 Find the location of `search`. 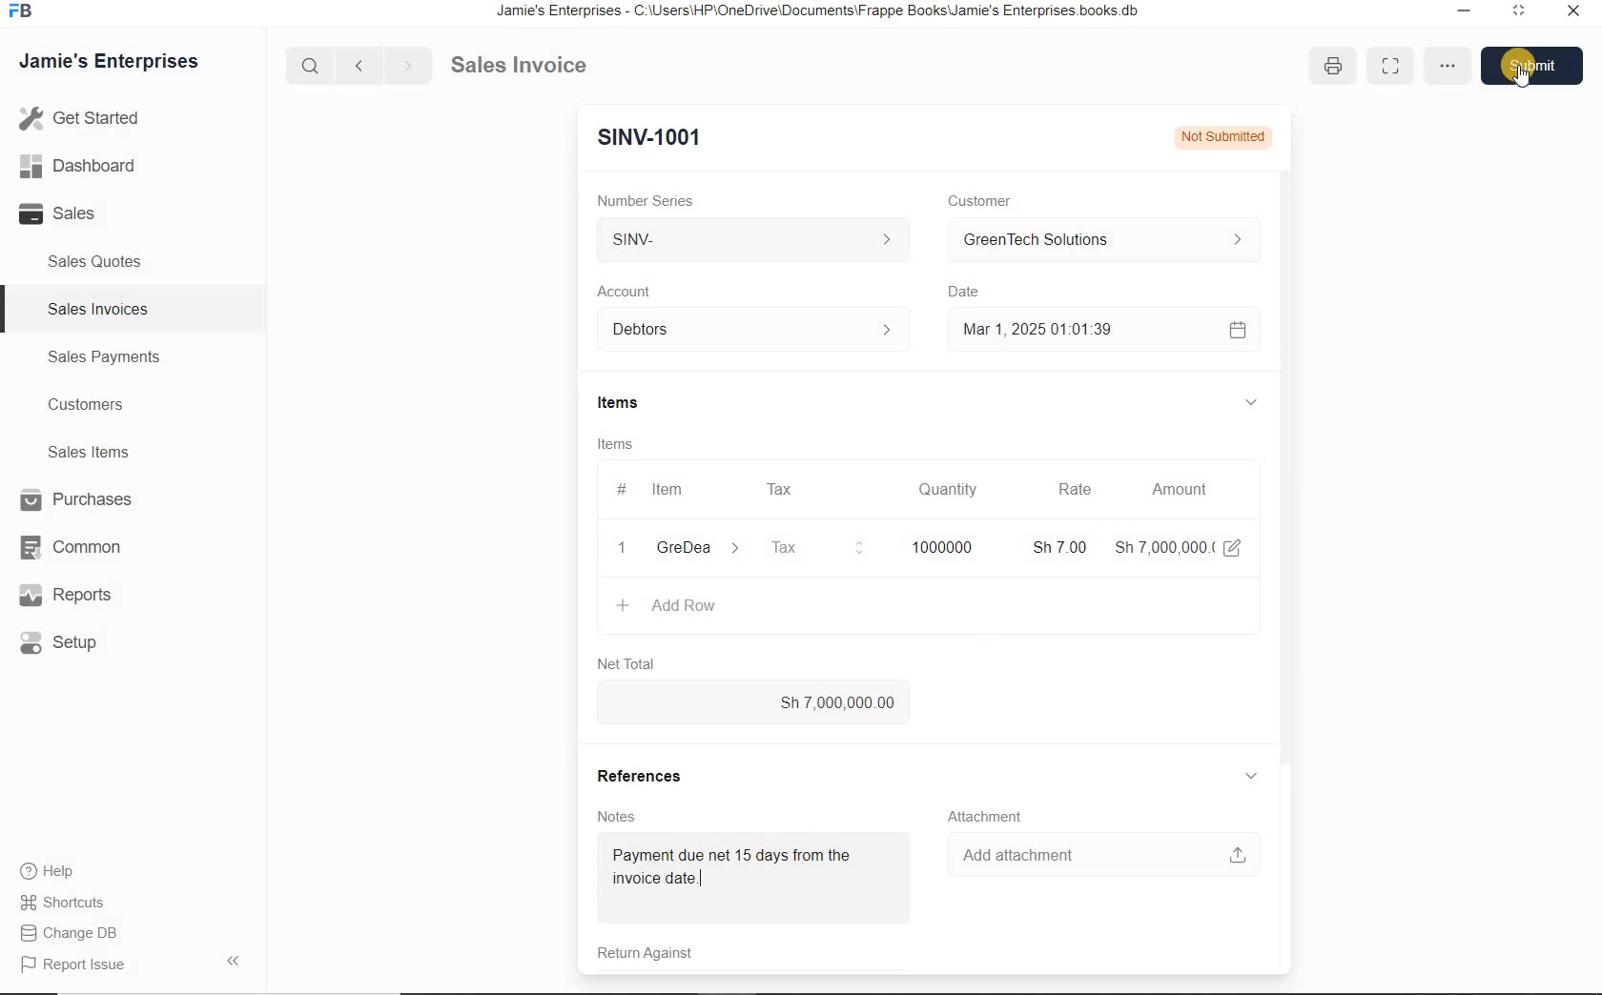

search is located at coordinates (314, 65).